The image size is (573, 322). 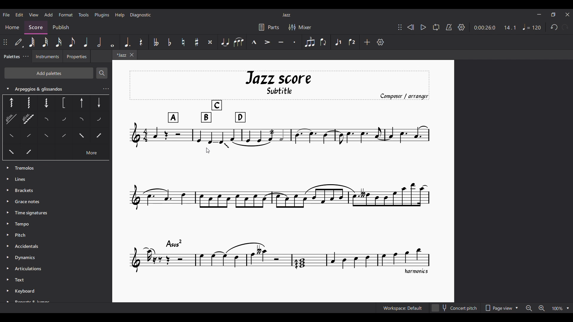 I want to click on Search, so click(x=101, y=73).